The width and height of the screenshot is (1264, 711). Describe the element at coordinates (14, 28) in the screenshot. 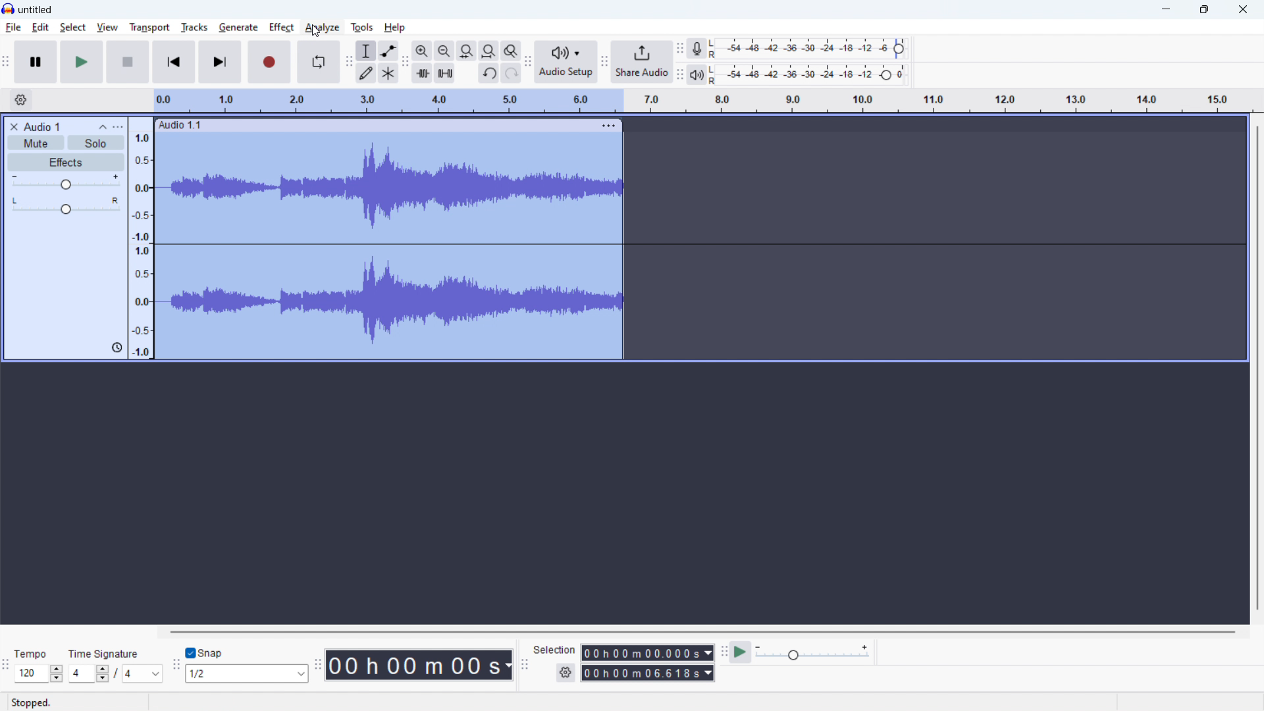

I see `file` at that location.